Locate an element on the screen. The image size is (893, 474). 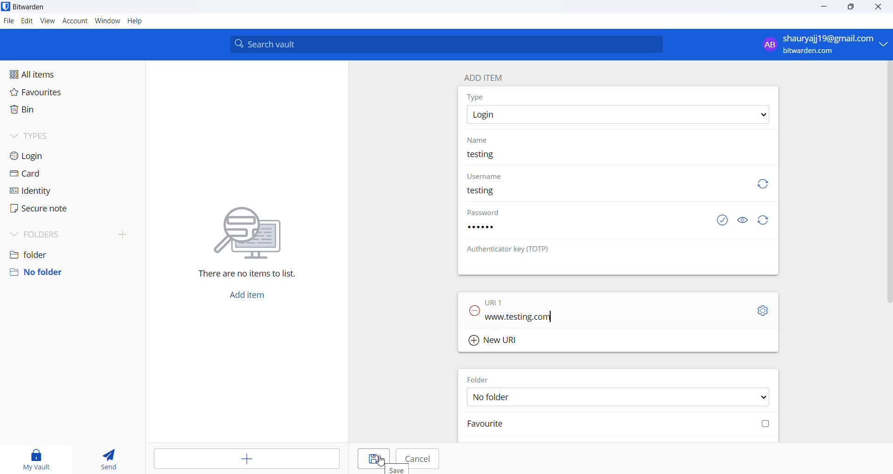
favourites is located at coordinates (53, 92).